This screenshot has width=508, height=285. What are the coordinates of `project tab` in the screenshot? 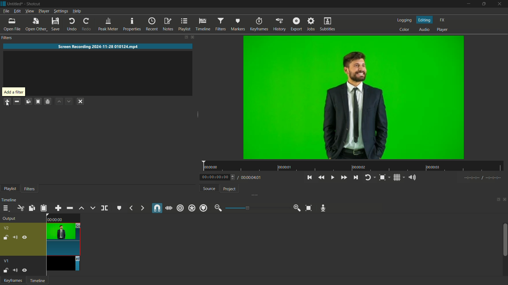 It's located at (230, 189).